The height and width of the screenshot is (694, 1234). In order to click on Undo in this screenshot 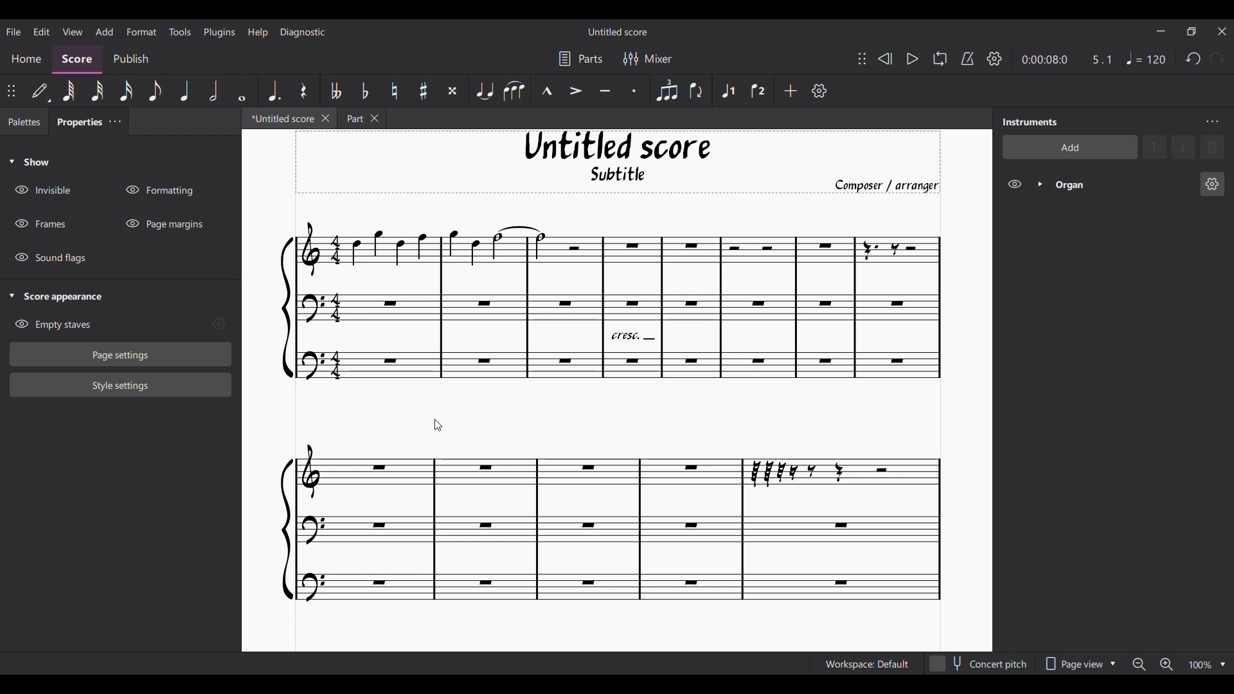, I will do `click(1194, 59)`.